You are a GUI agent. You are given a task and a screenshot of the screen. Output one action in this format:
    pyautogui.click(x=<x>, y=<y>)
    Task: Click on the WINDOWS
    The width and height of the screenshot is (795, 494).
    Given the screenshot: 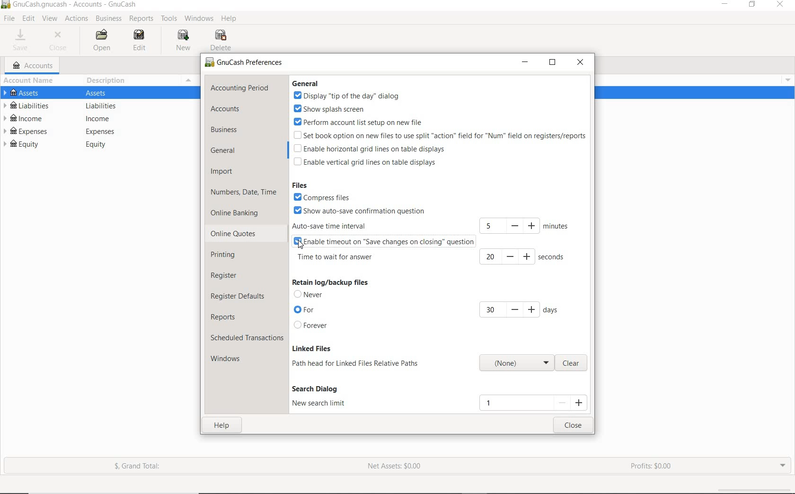 What is the action you would take?
    pyautogui.click(x=227, y=359)
    